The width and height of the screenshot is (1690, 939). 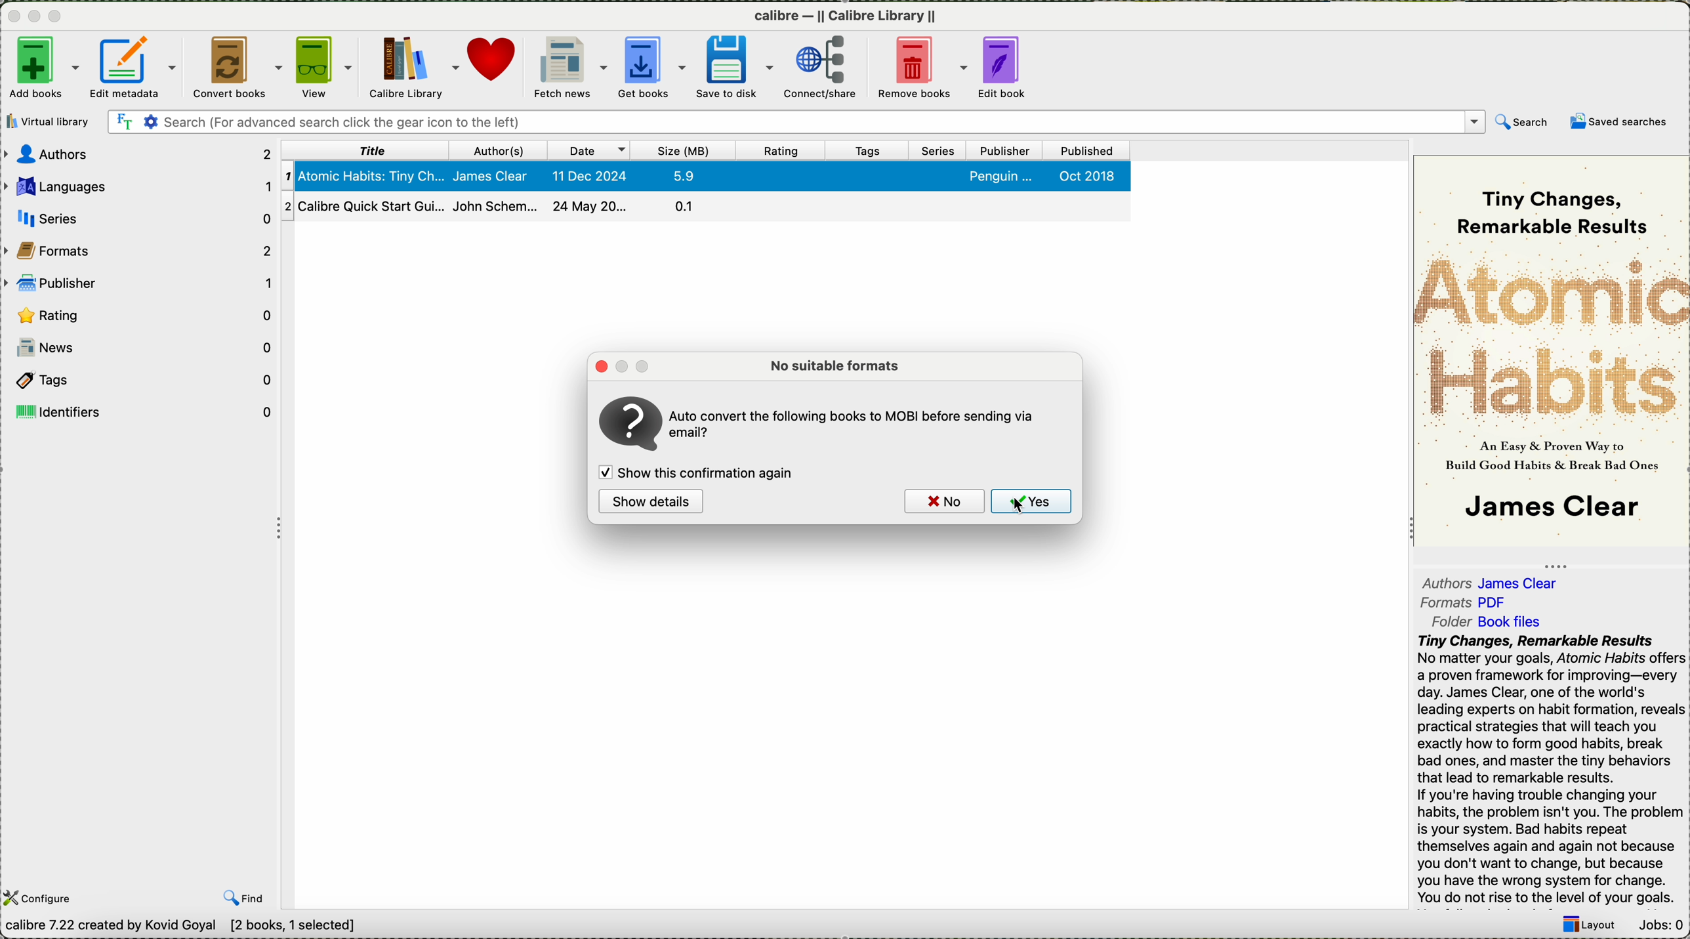 What do you see at coordinates (655, 68) in the screenshot?
I see `get books` at bounding box center [655, 68].